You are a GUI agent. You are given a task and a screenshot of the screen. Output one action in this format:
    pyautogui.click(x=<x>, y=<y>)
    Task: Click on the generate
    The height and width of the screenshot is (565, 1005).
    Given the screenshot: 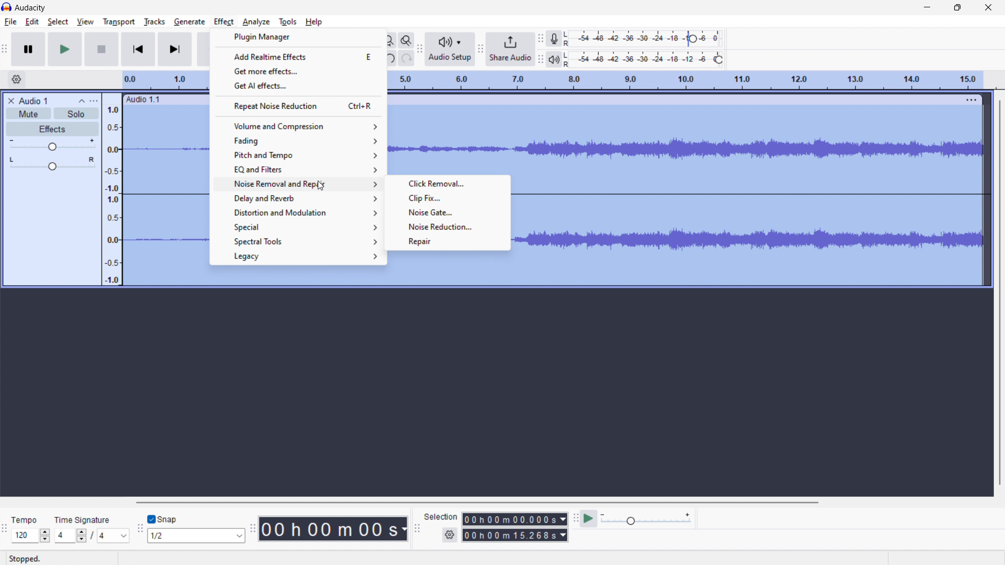 What is the action you would take?
    pyautogui.click(x=189, y=22)
    